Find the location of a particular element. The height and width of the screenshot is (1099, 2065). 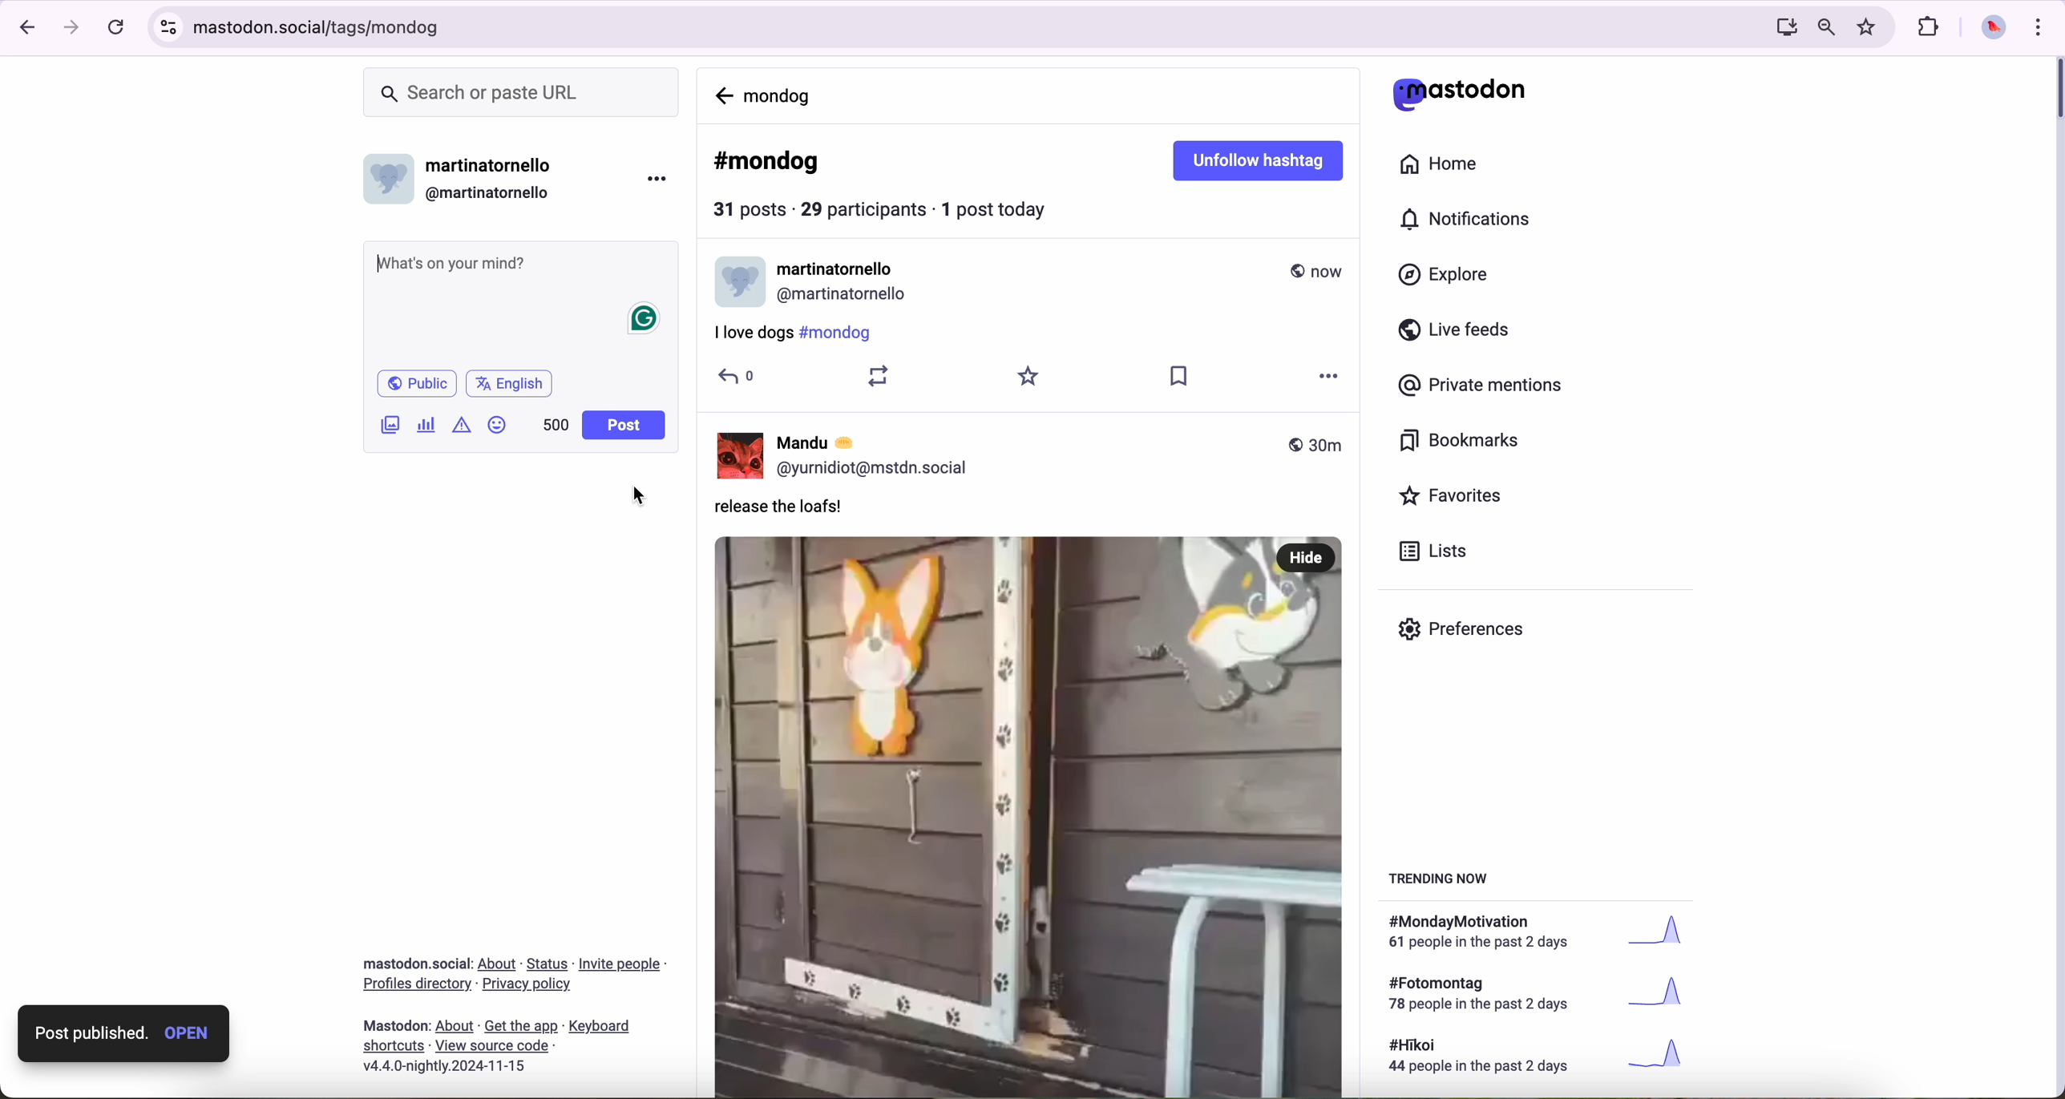

open is located at coordinates (192, 1034).